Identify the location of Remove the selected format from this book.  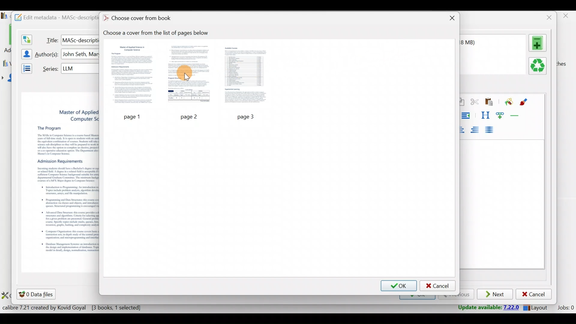
(539, 66).